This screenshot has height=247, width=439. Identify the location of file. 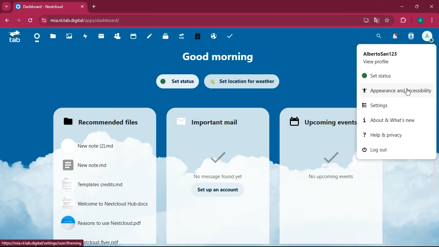
(102, 166).